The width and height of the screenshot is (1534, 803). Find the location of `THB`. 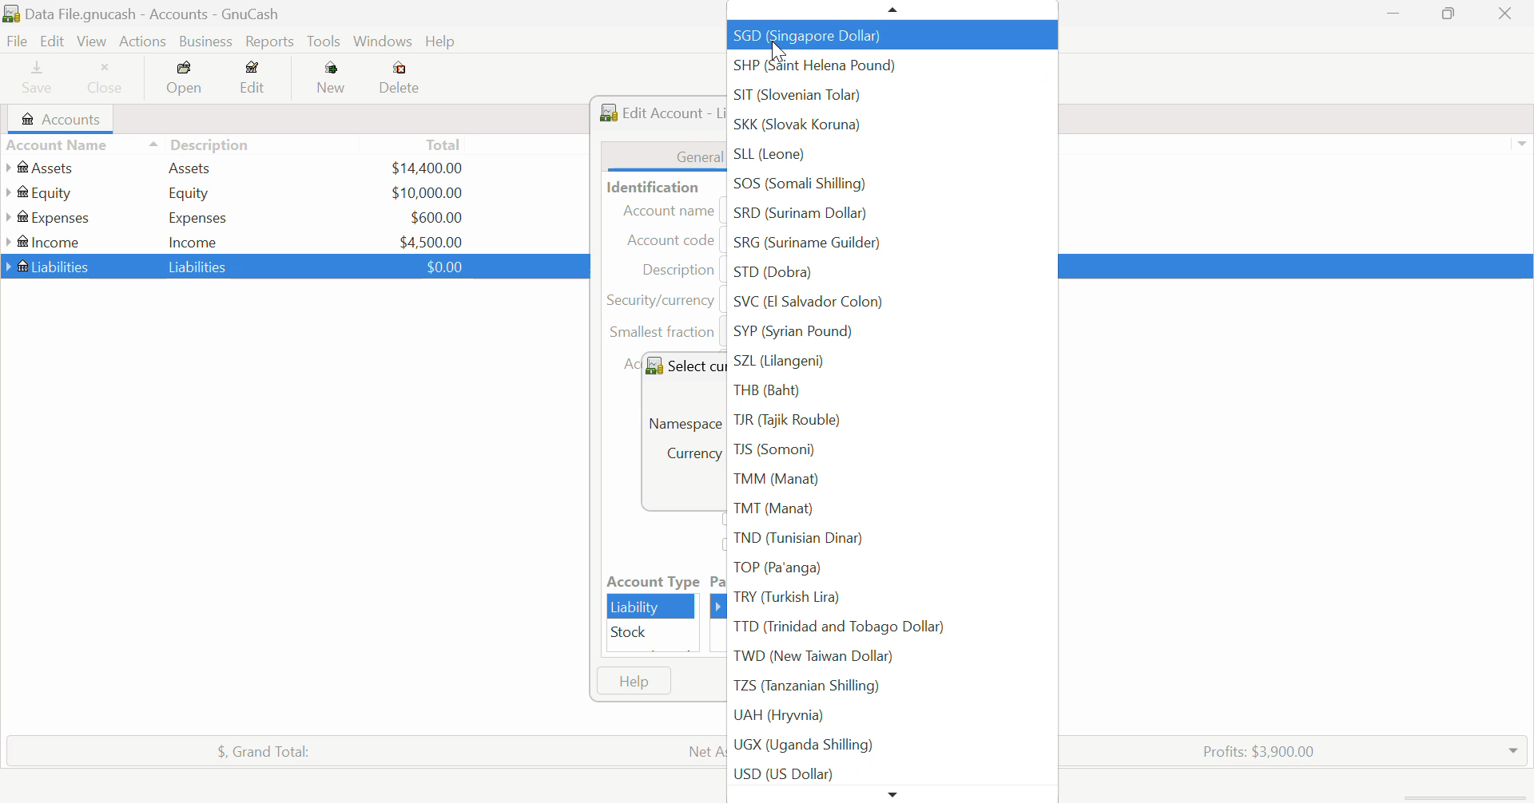

THB is located at coordinates (890, 392).